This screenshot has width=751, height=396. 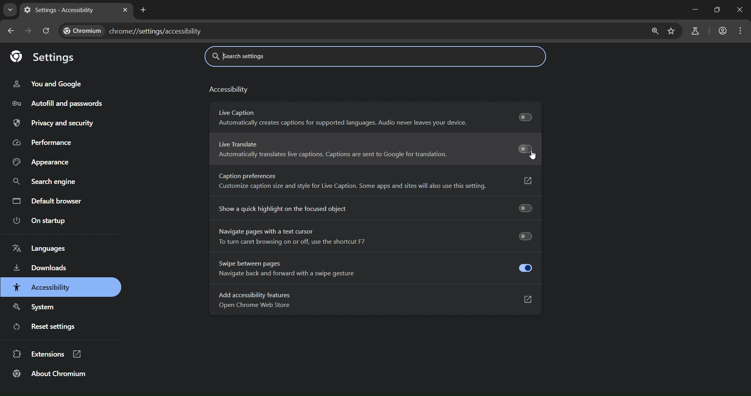 I want to click on reset settings, so click(x=49, y=328).